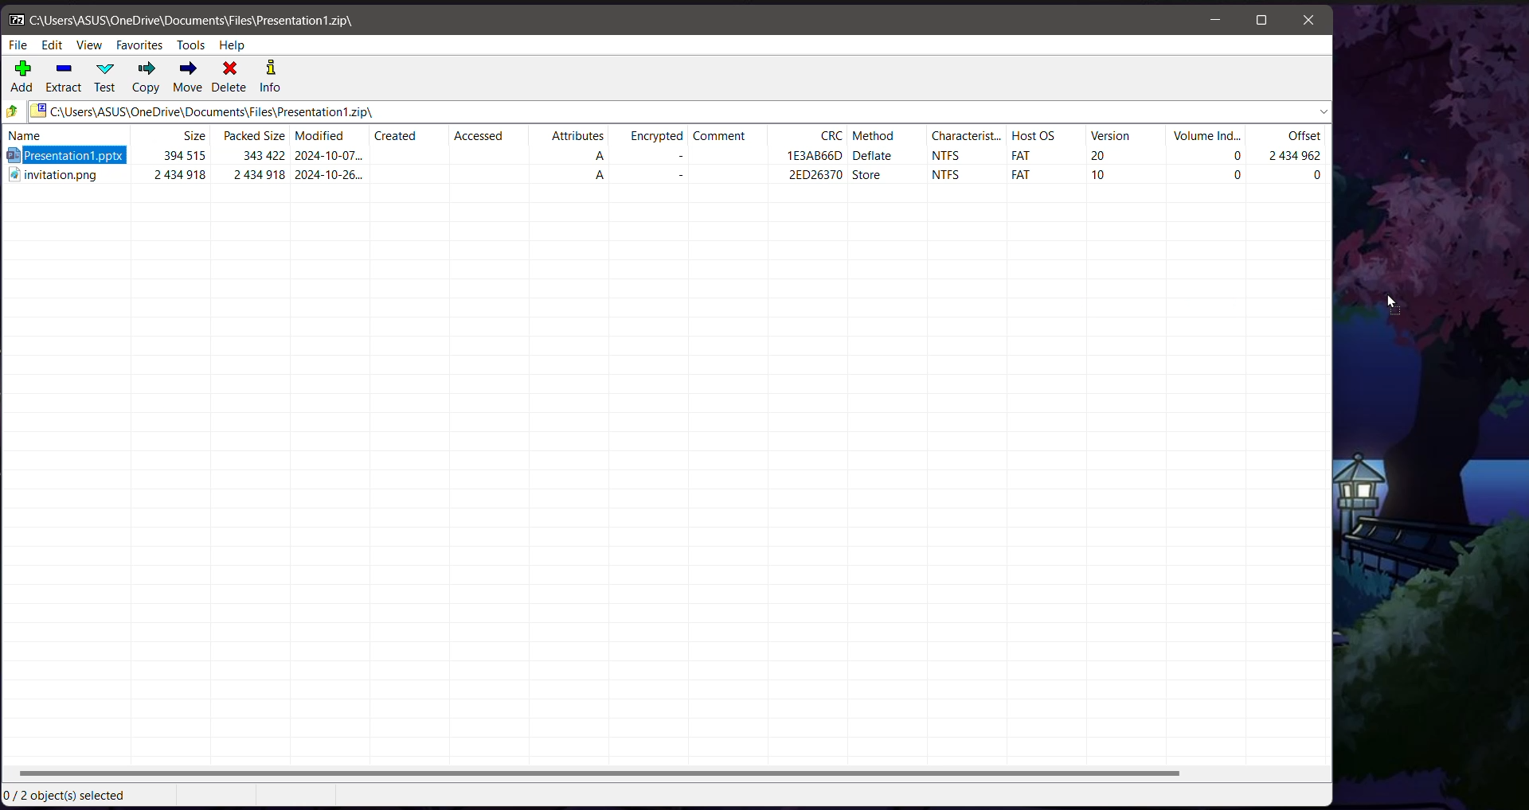 This screenshot has width=1529, height=810. I want to click on 0, so click(1316, 177).